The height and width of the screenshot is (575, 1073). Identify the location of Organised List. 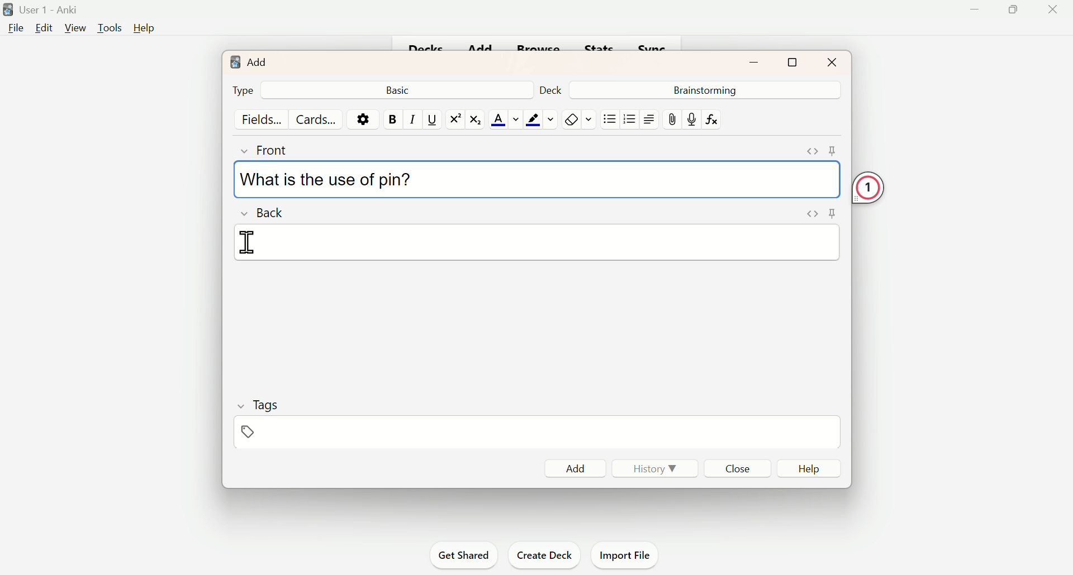
(628, 118).